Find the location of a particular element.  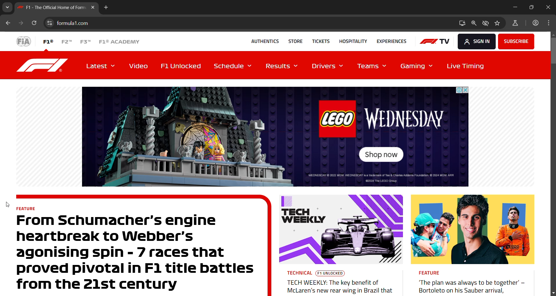

vertical scroll bar is located at coordinates (553, 50).